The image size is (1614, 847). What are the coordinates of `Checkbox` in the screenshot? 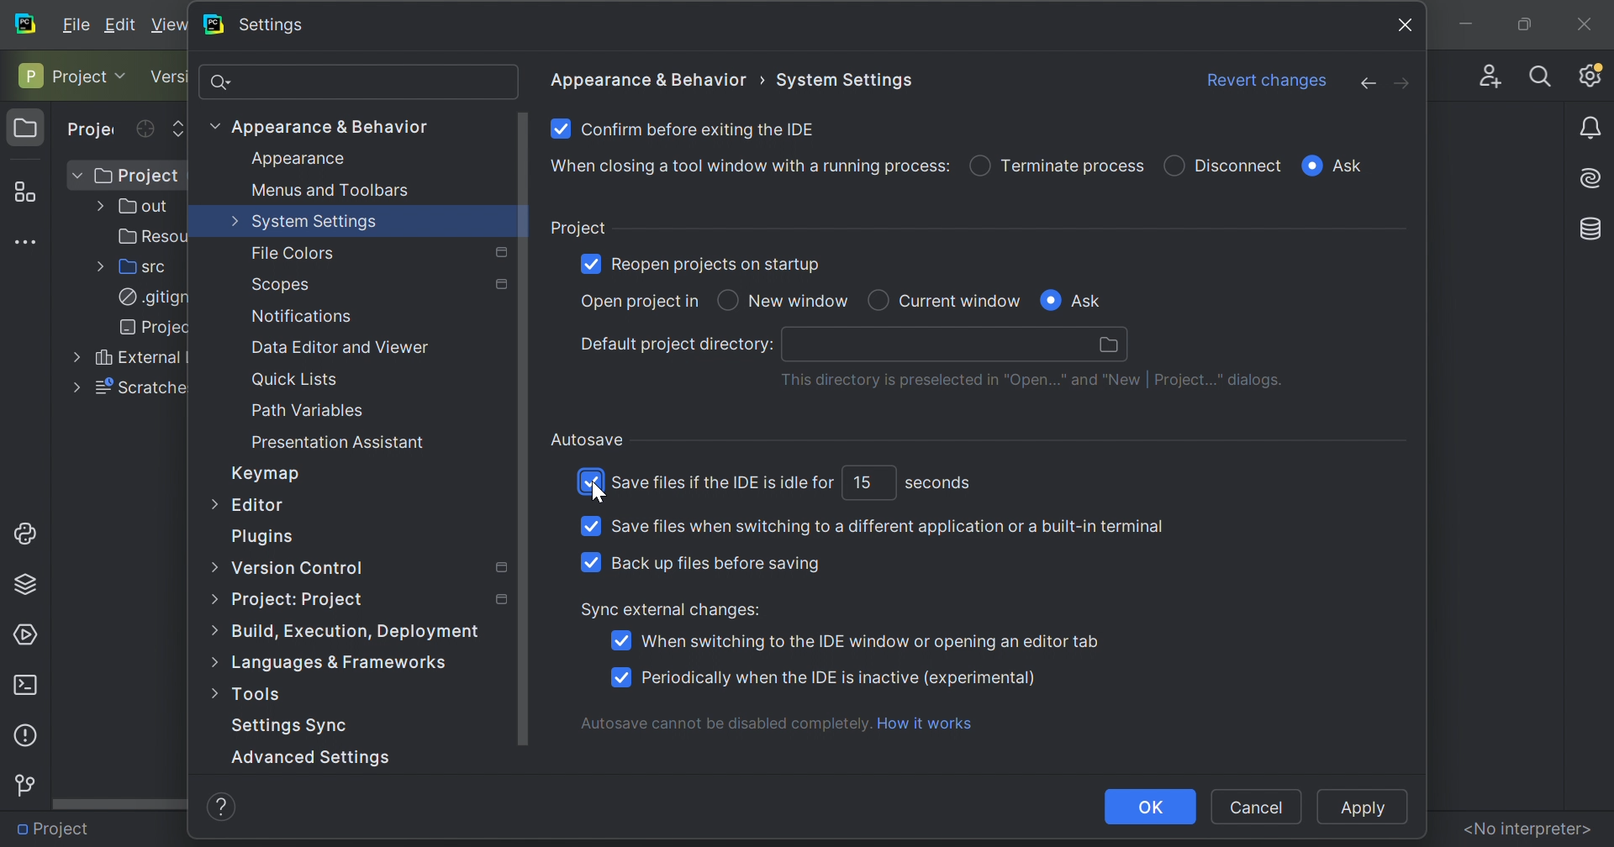 It's located at (588, 261).